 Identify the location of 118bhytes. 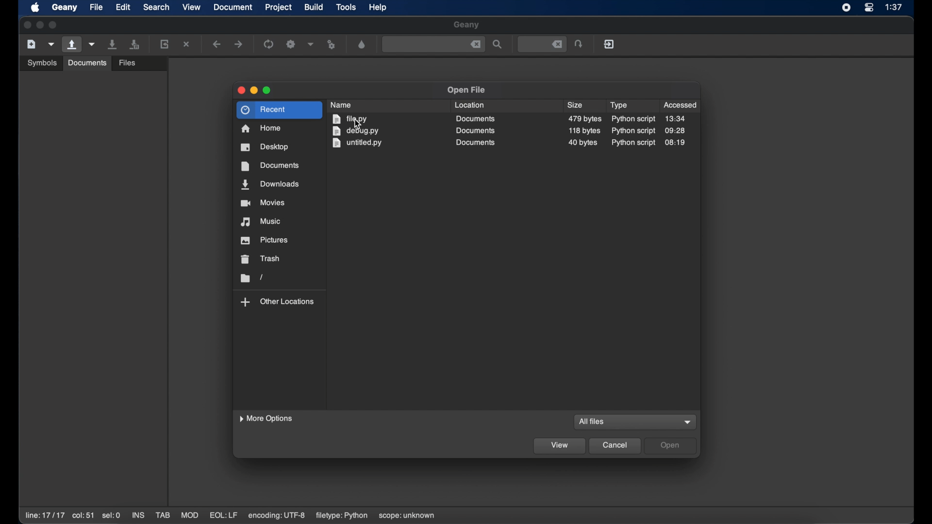
(585, 131).